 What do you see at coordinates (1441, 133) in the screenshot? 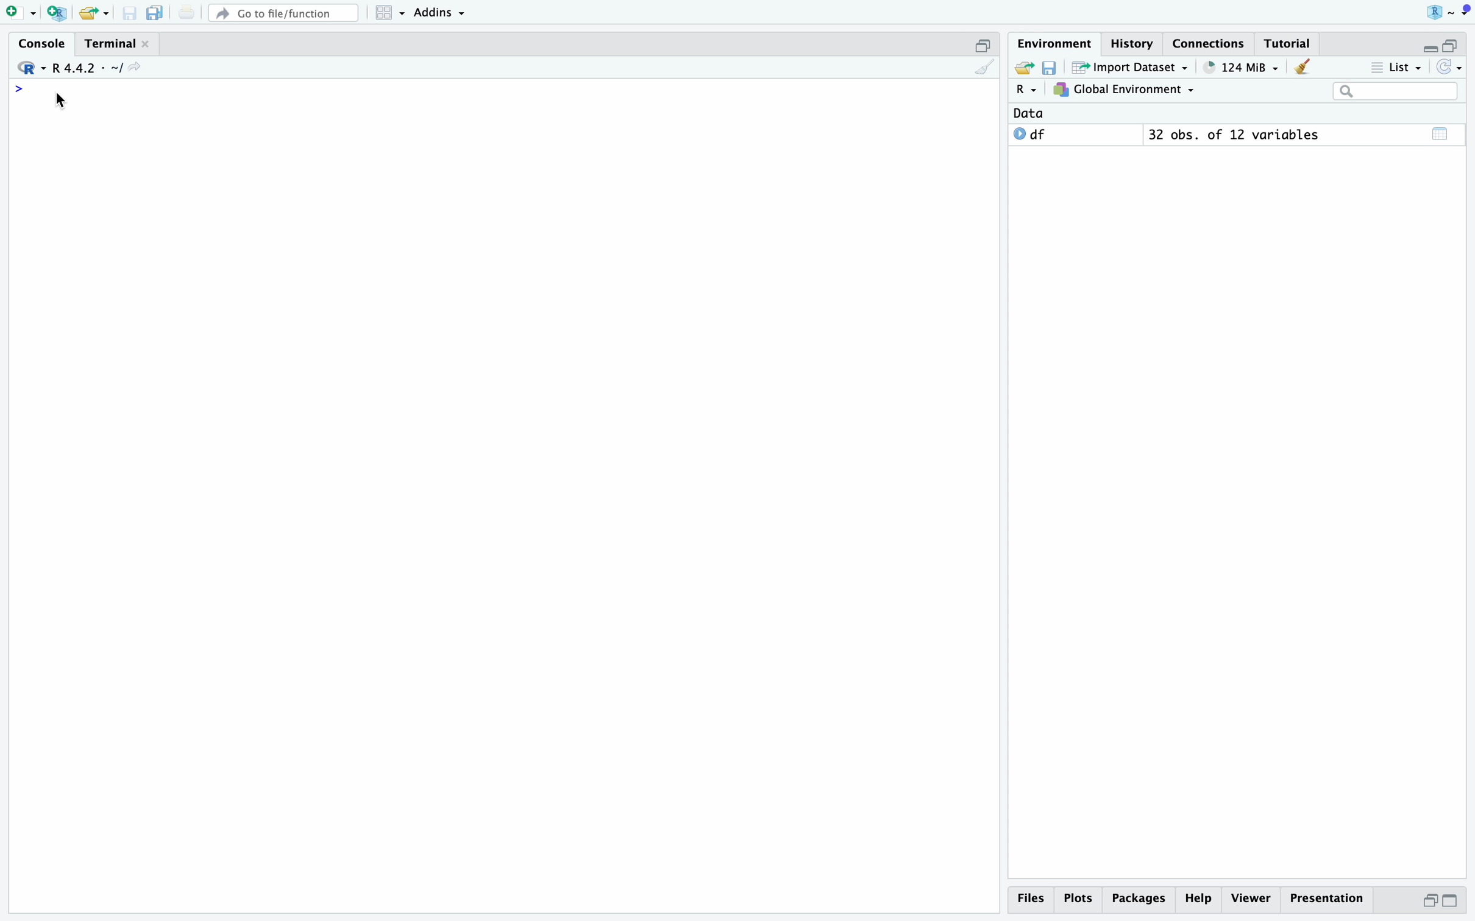
I see `table view` at bounding box center [1441, 133].